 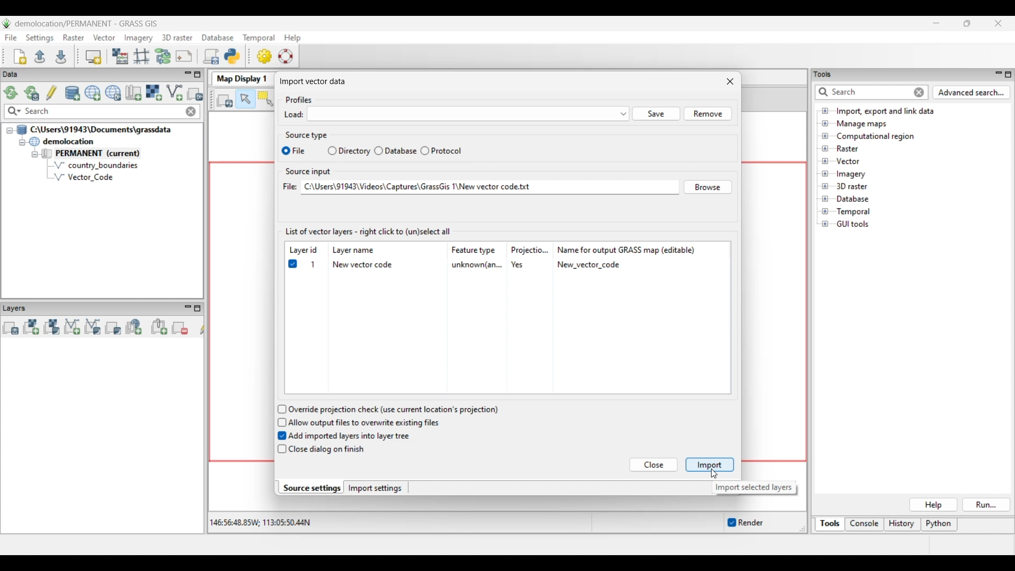 What do you see at coordinates (241, 78) in the screenshot?
I see `Map Display 1 tab` at bounding box center [241, 78].